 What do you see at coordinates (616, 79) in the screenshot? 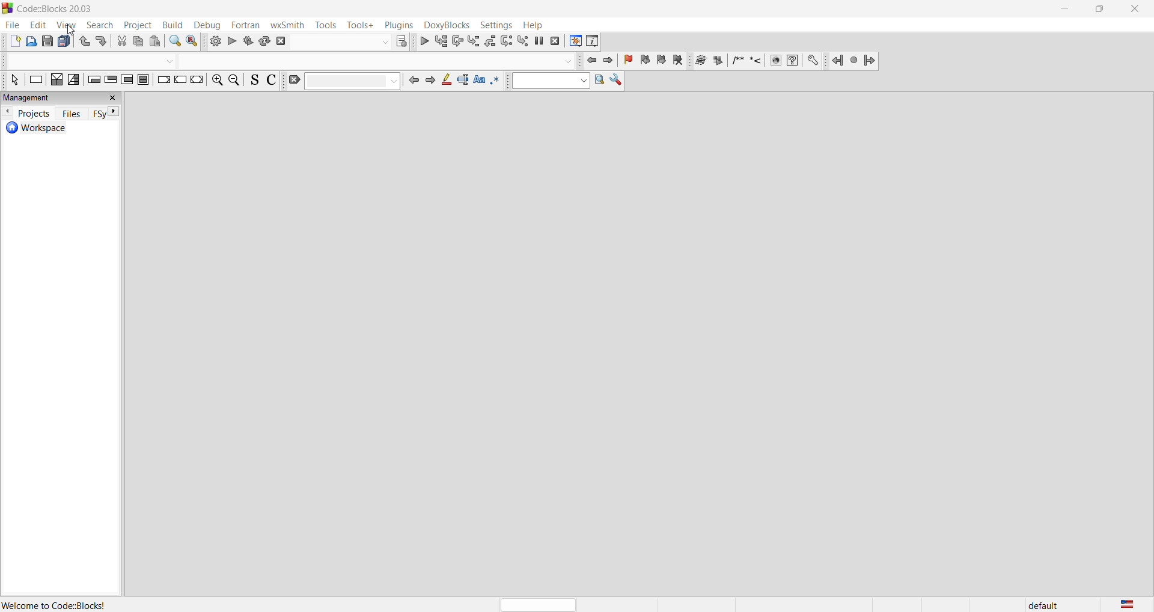
I see `Show options window` at bounding box center [616, 79].